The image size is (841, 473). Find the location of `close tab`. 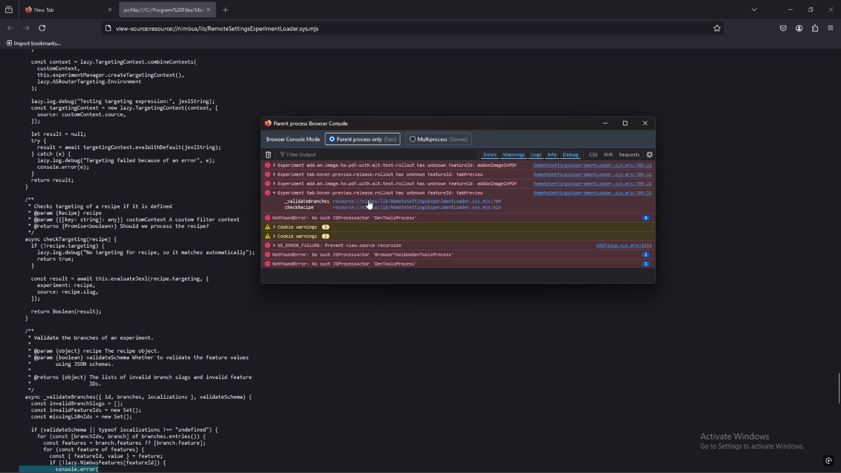

close tab is located at coordinates (208, 10).